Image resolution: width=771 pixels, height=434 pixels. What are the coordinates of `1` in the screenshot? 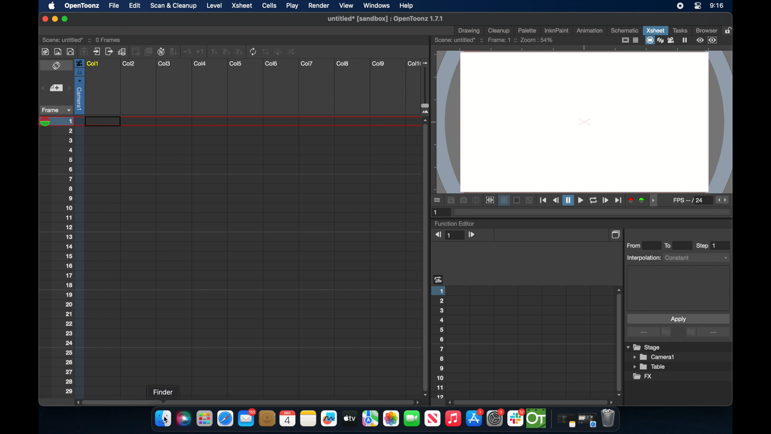 It's located at (437, 212).